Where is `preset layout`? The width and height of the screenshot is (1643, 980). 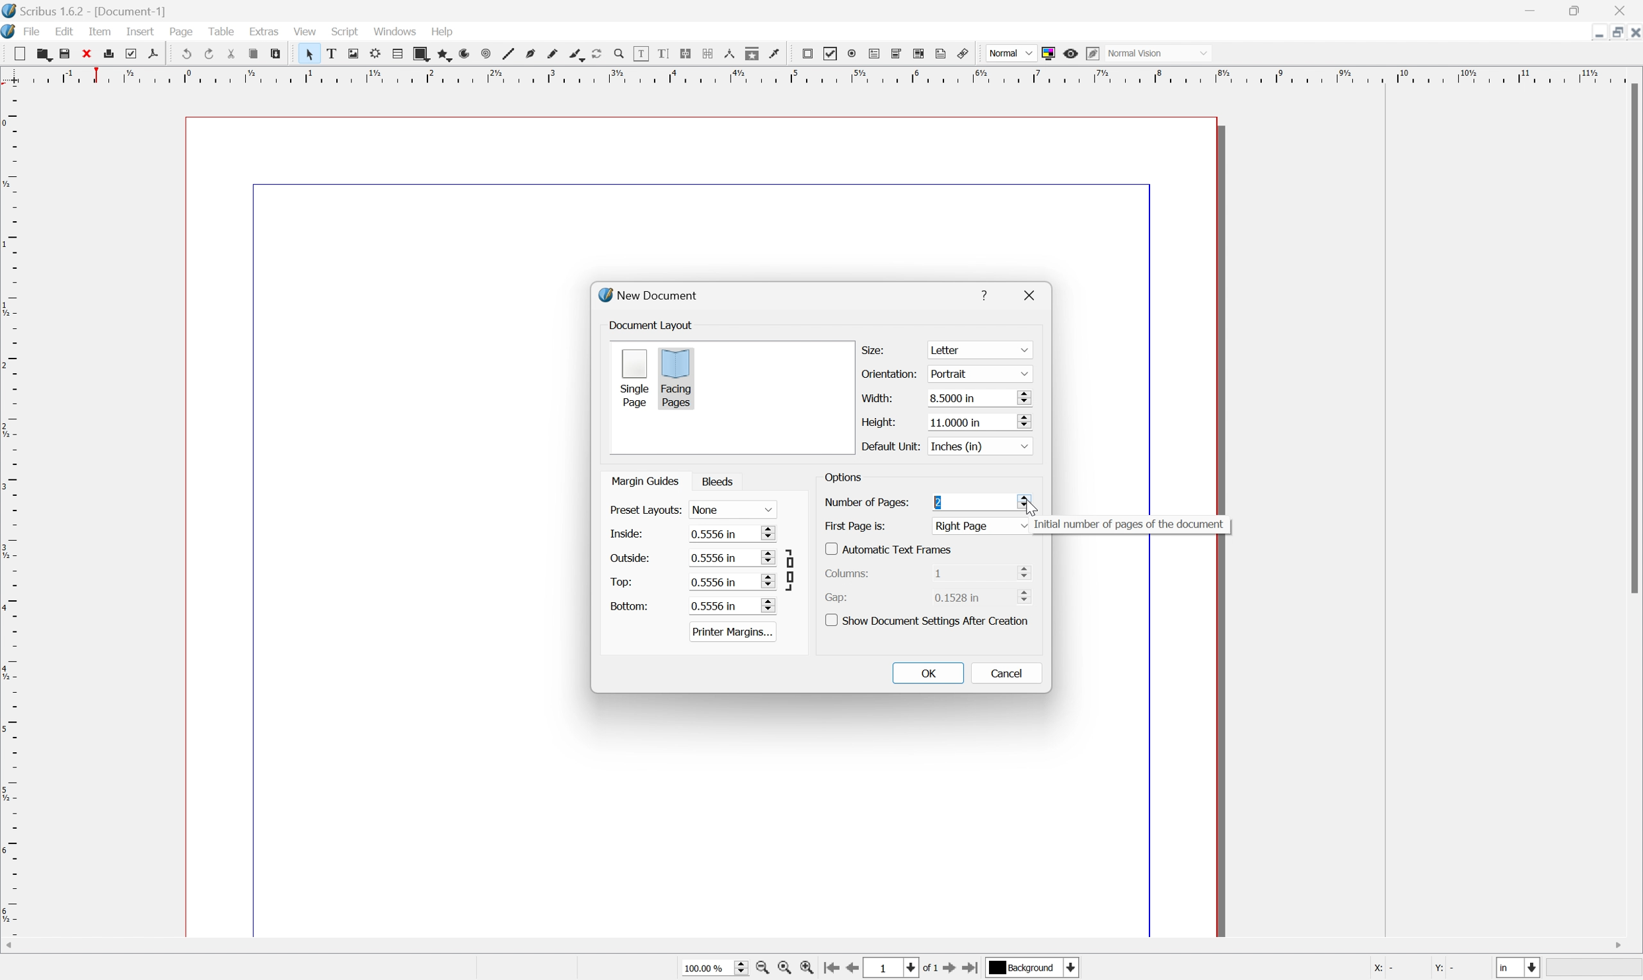
preset layout is located at coordinates (644, 510).